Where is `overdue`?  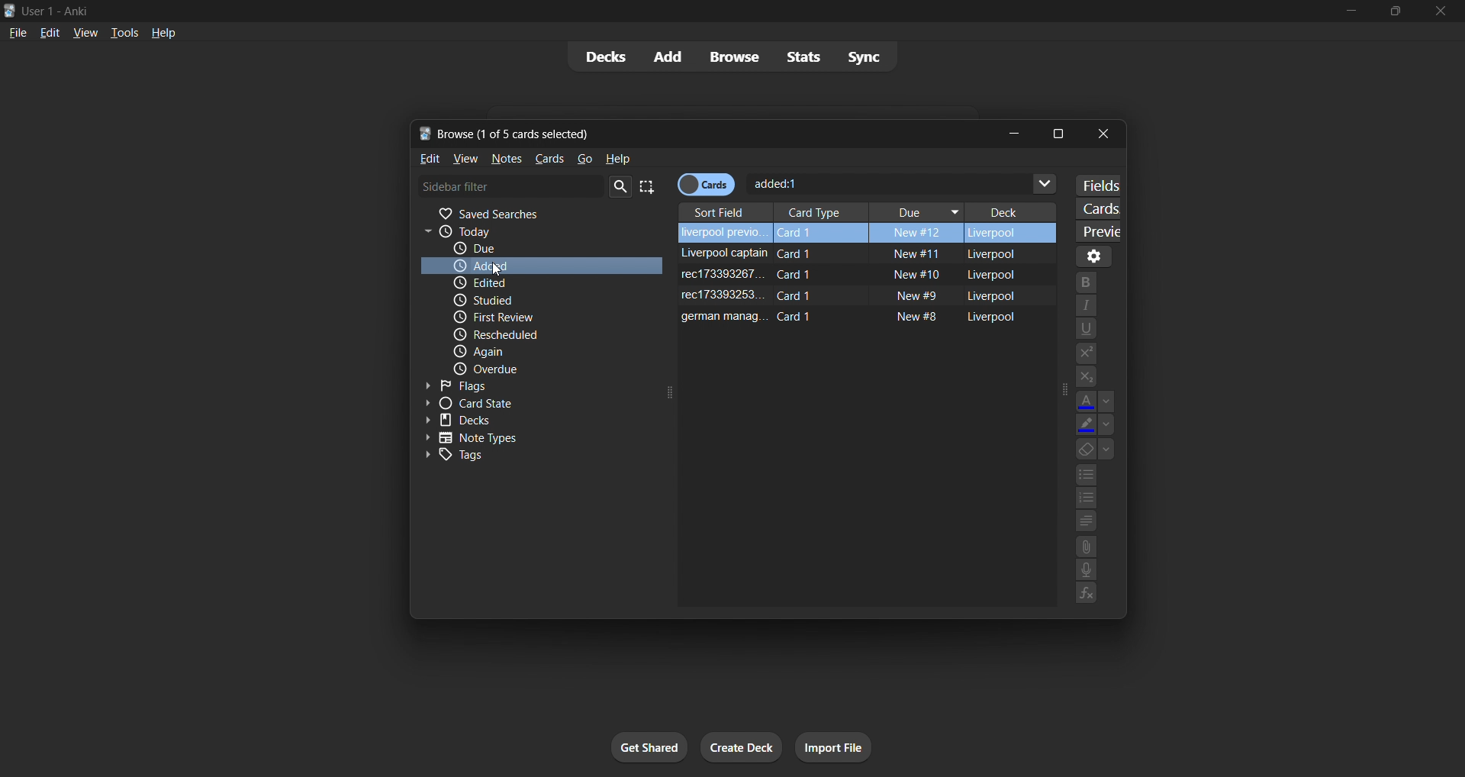 overdue is located at coordinates (541, 368).